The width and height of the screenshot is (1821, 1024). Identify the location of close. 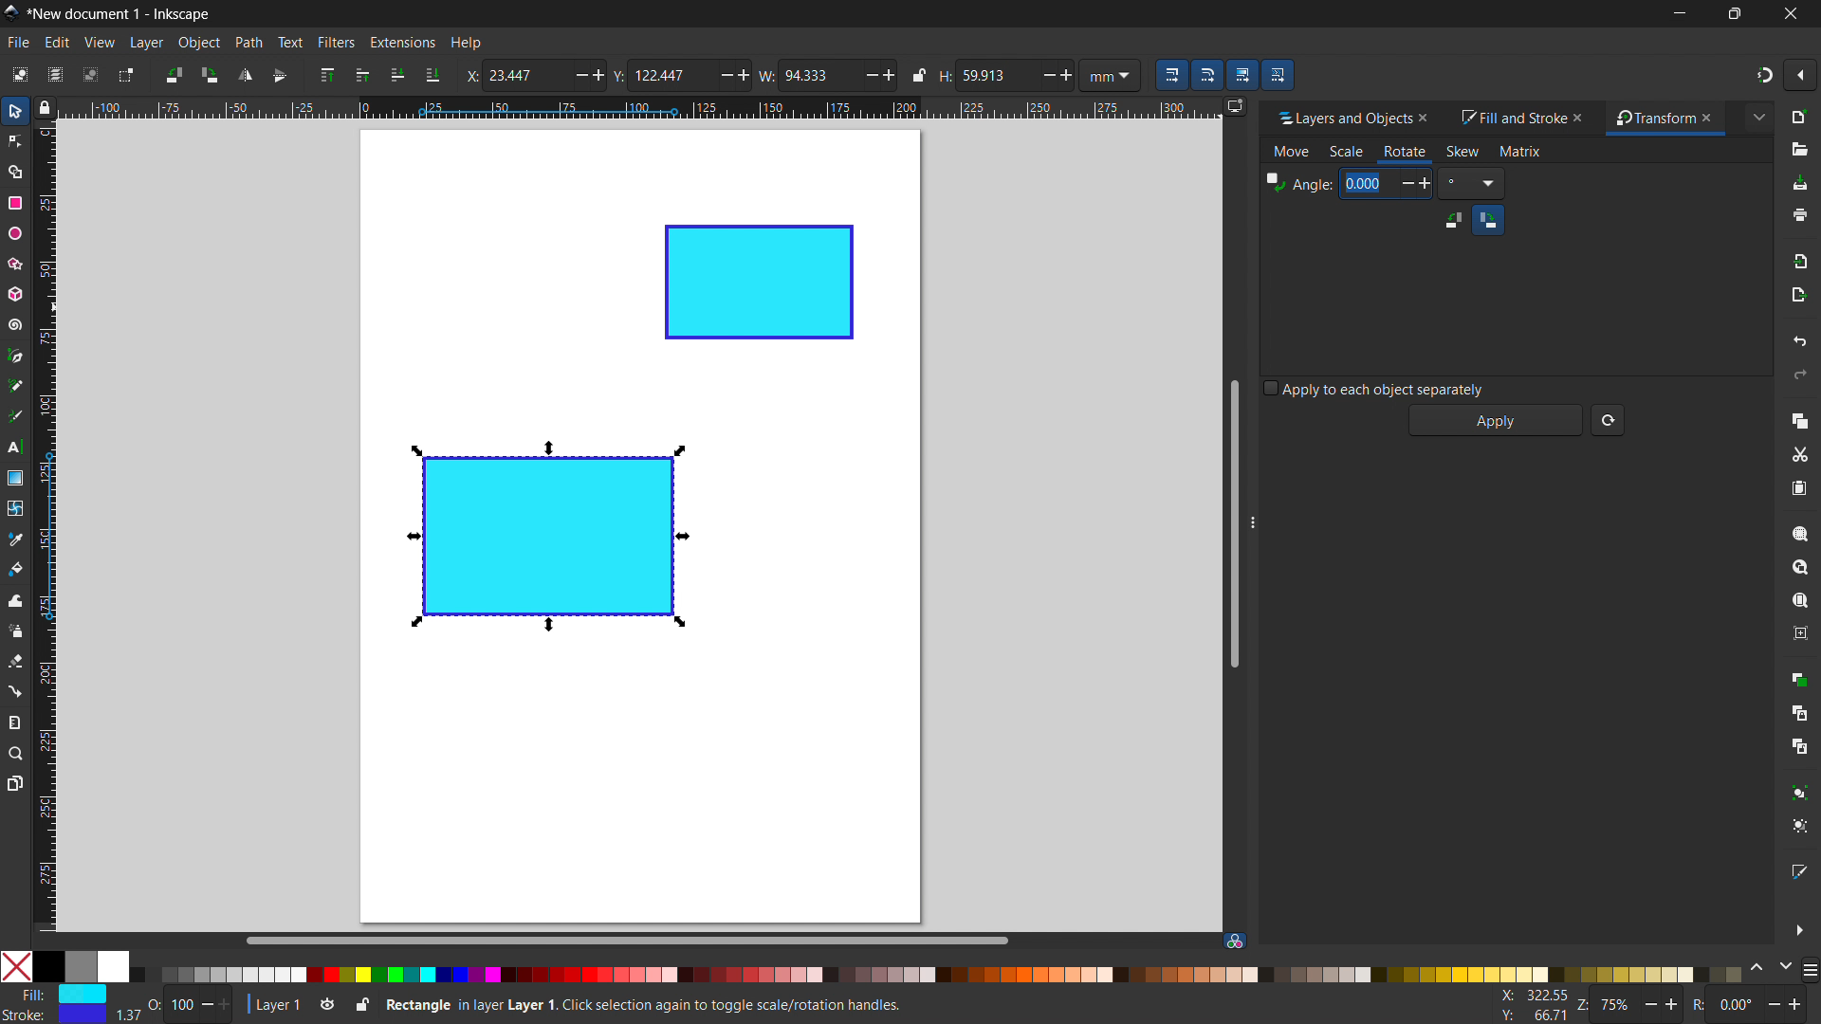
(1431, 118).